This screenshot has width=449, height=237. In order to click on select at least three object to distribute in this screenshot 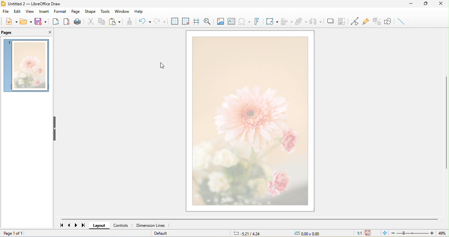, I will do `click(315, 21)`.